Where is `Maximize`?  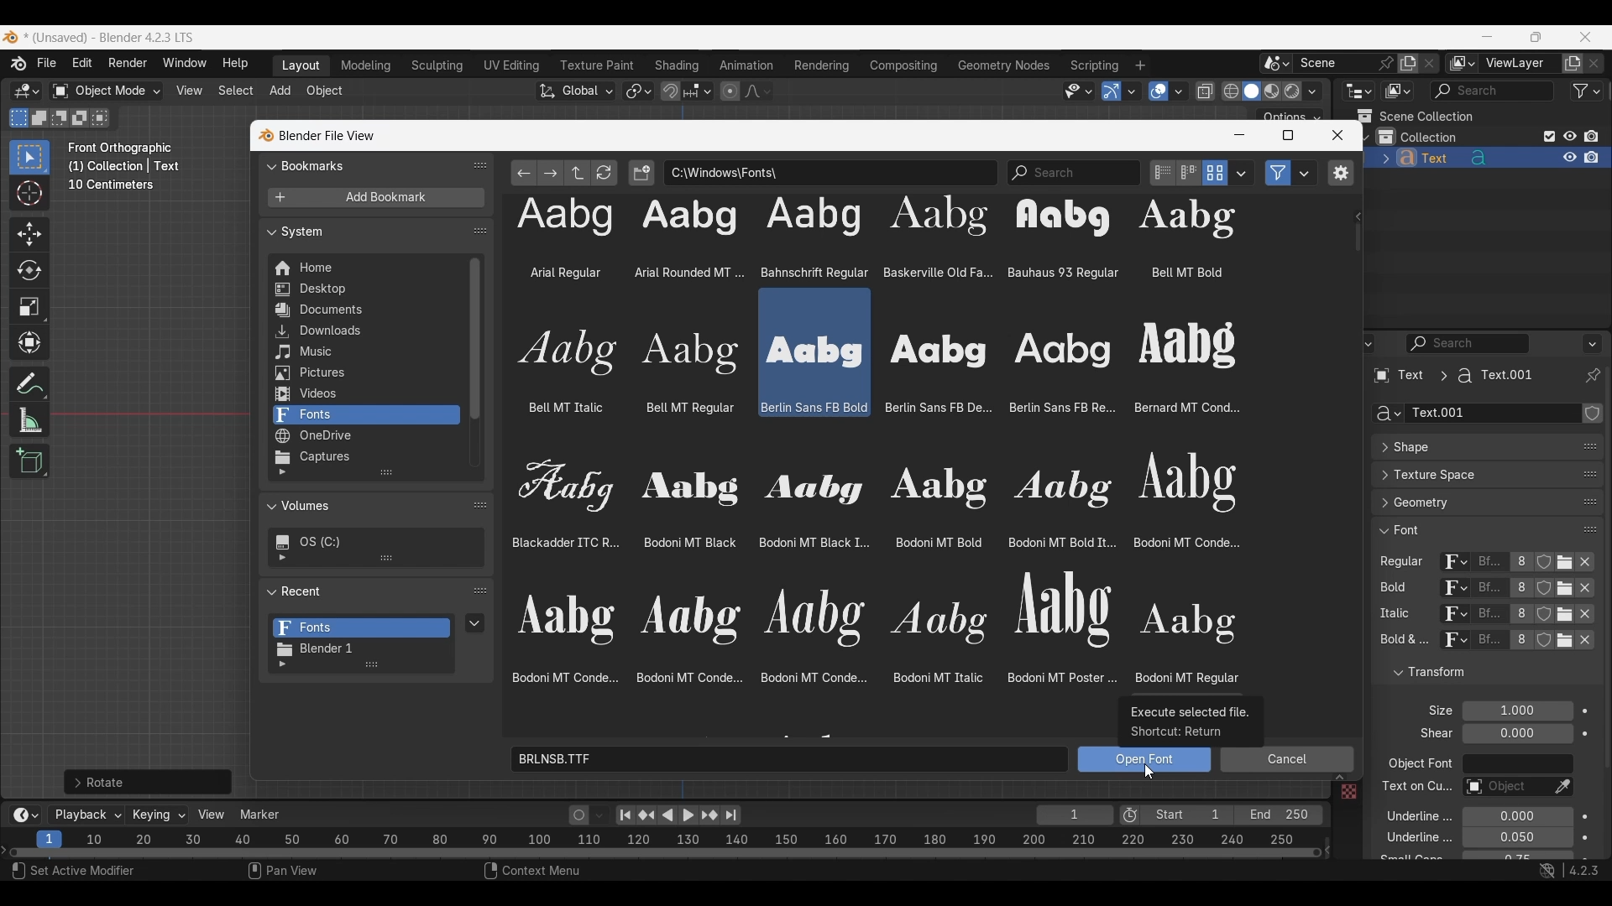 Maximize is located at coordinates (1288, 135).